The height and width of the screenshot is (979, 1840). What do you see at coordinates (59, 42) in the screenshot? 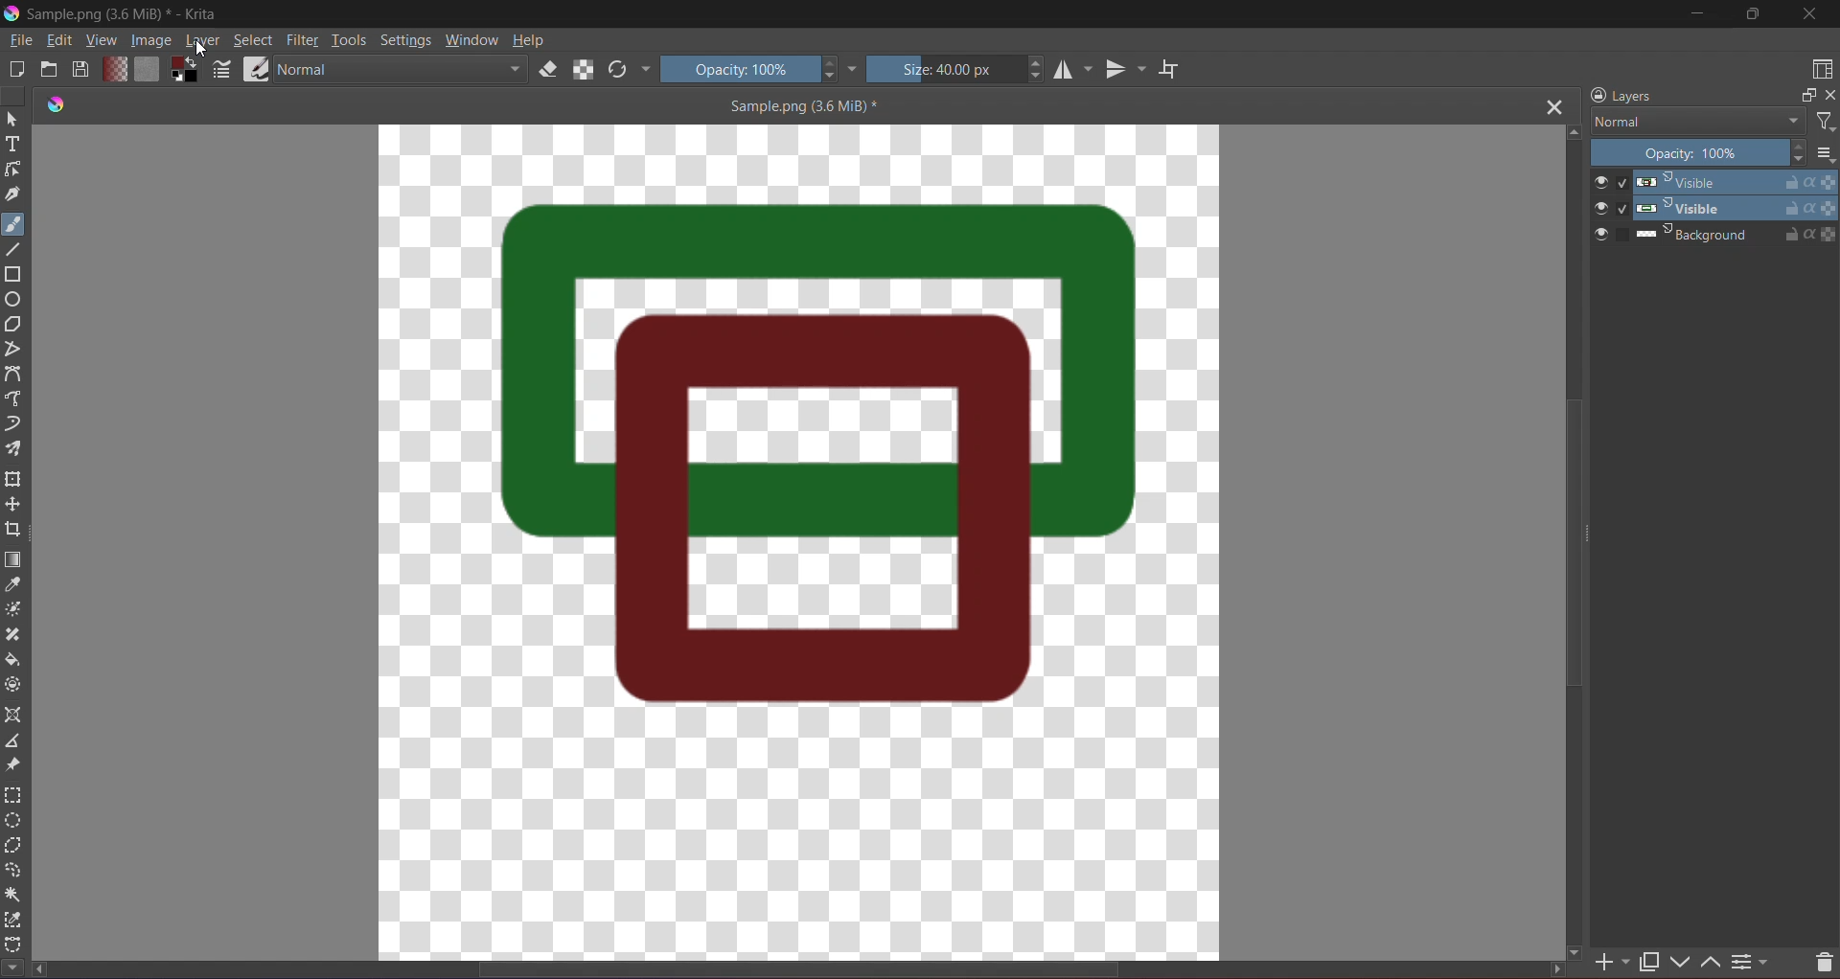
I see `Edit` at bounding box center [59, 42].